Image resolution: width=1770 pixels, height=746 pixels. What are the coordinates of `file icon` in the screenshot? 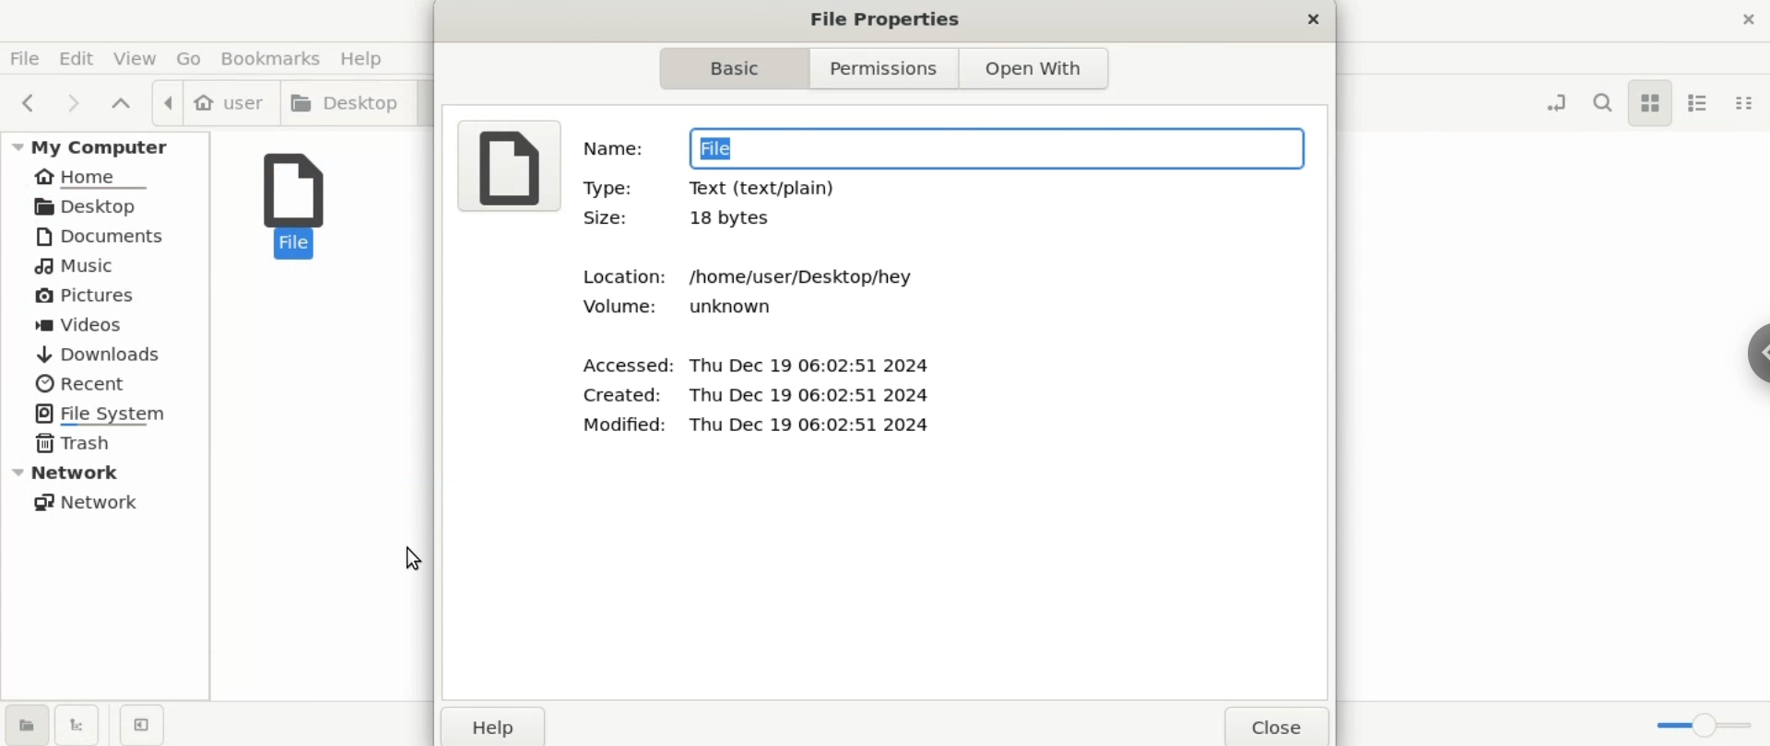 It's located at (513, 164).